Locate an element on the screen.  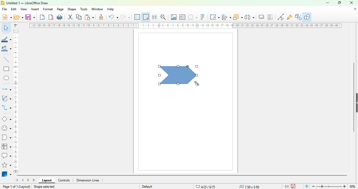
show draw functions is located at coordinates (307, 17).